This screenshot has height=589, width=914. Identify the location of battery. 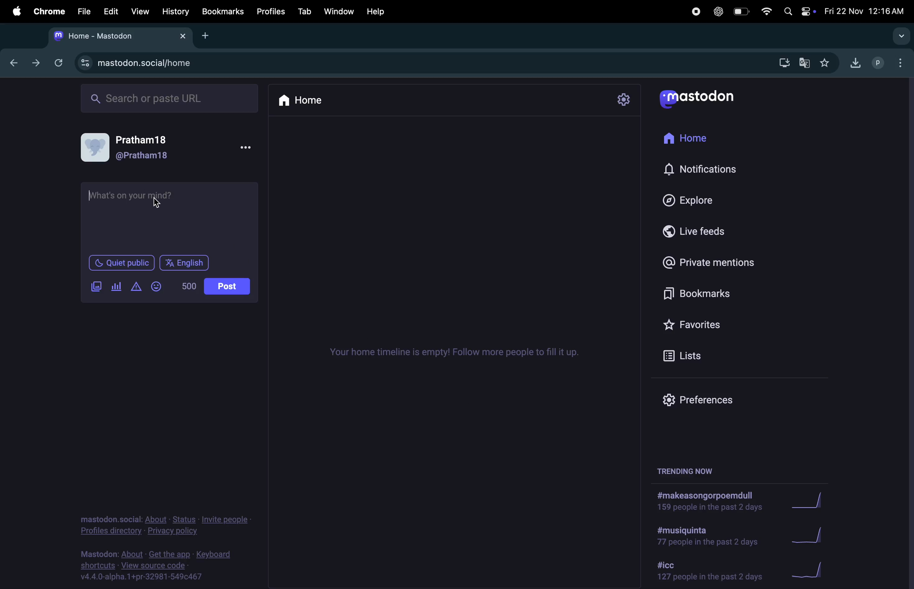
(740, 12).